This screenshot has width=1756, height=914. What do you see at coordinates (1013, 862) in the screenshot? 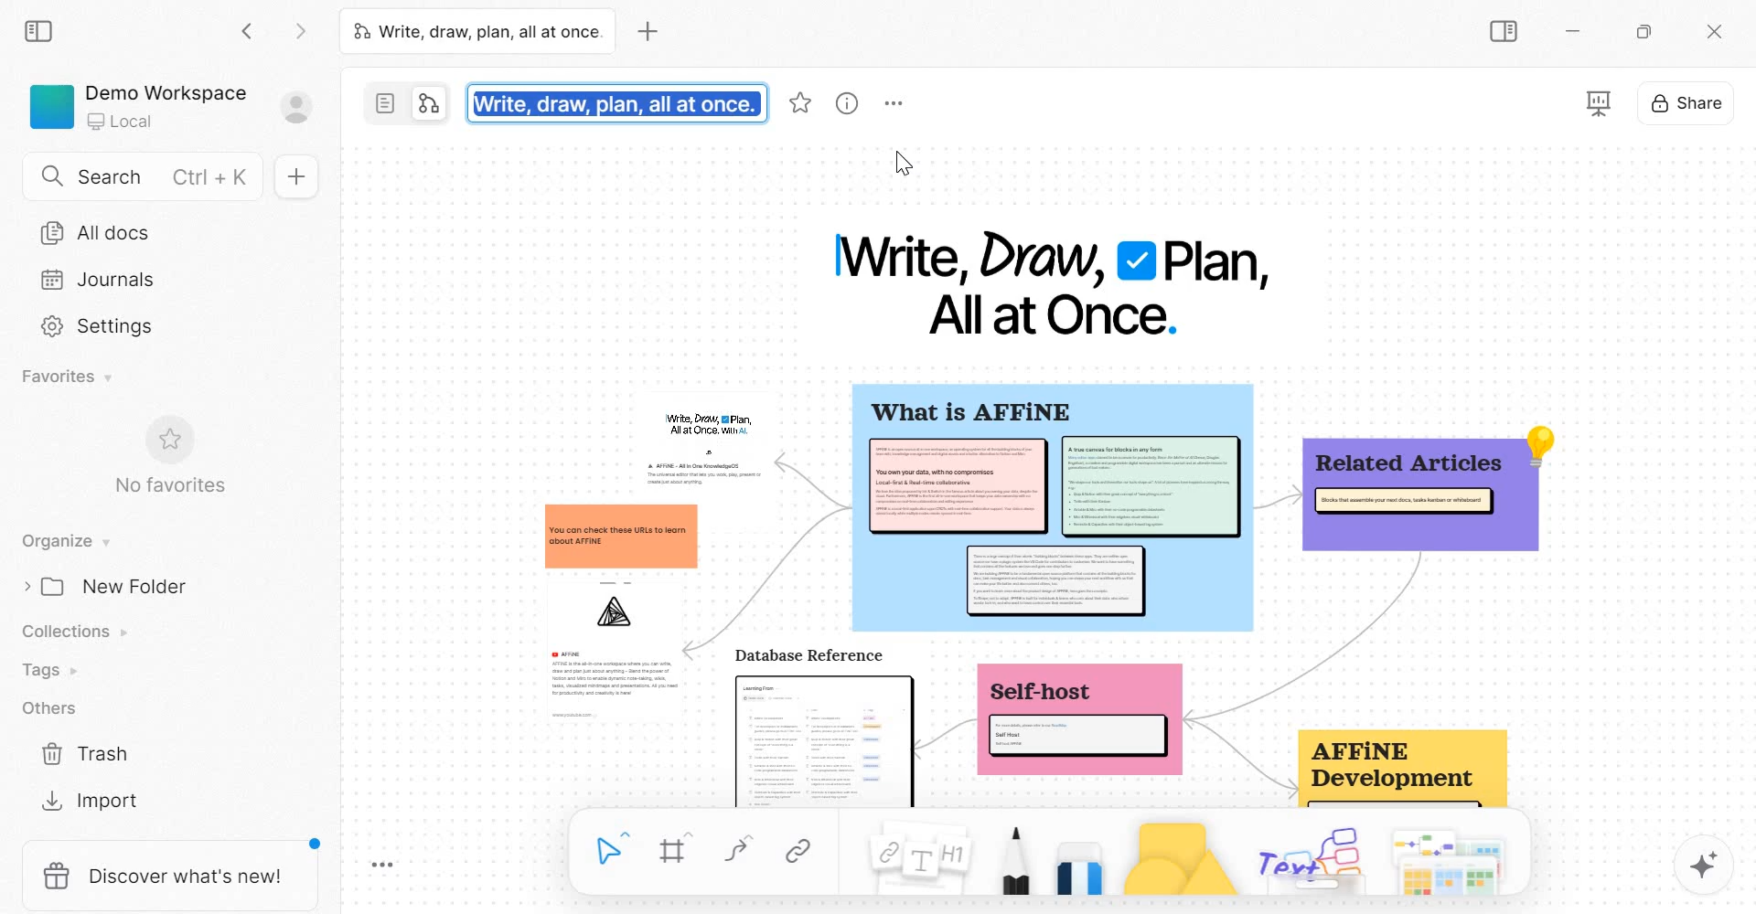
I see `Pen` at bounding box center [1013, 862].